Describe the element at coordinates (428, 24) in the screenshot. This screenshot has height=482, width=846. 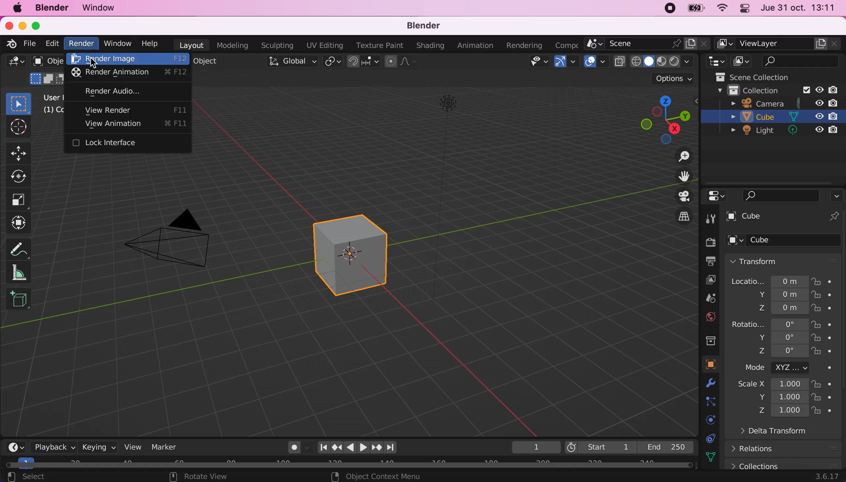
I see `blender` at that location.